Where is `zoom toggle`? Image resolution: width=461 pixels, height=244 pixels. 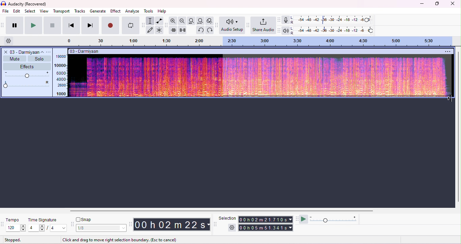
zoom toggle is located at coordinates (209, 21).